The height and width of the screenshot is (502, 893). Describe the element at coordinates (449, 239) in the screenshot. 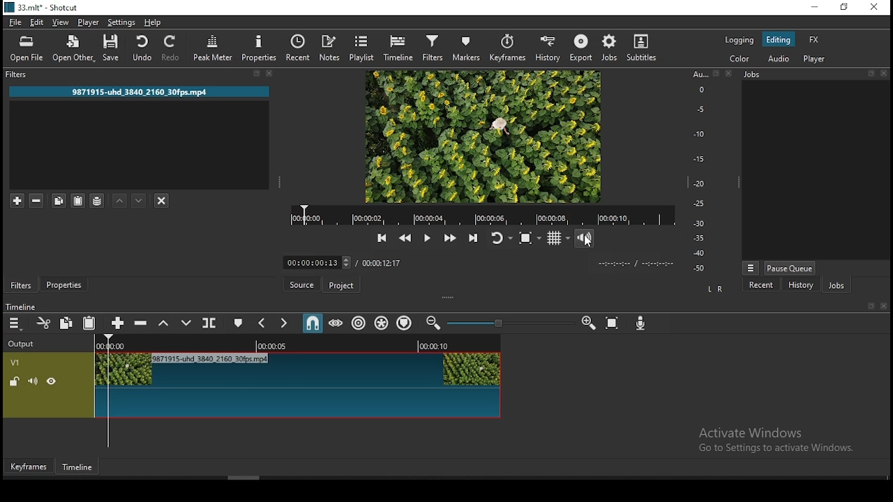

I see `play quickly forward` at that location.